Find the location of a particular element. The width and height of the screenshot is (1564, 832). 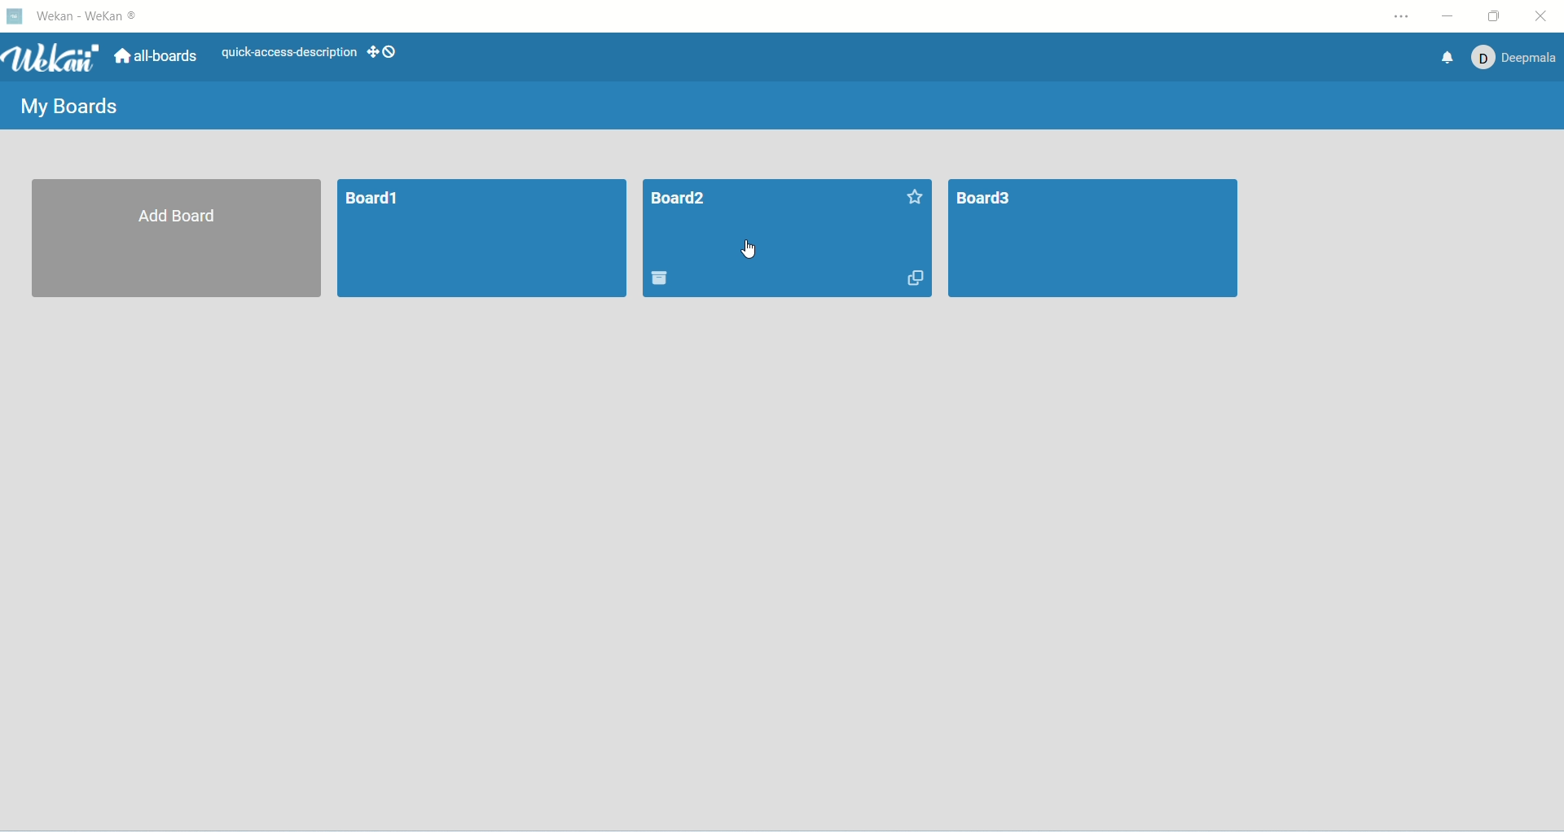

account is located at coordinates (1514, 58).